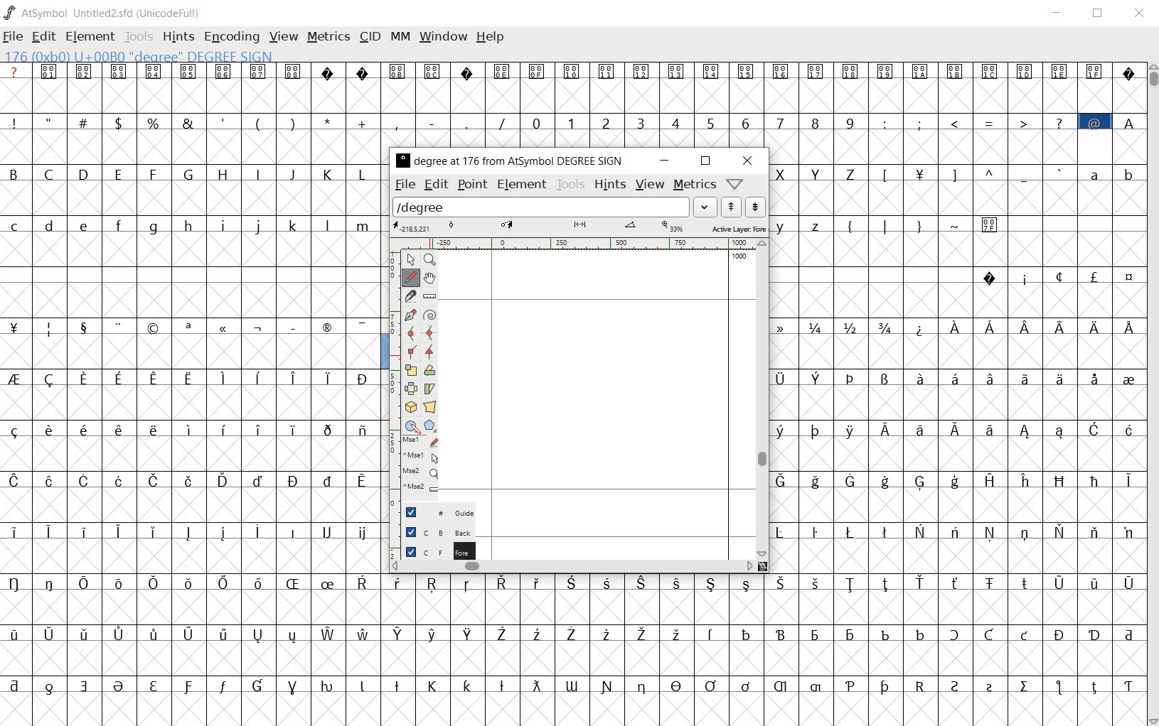  I want to click on mse1 mse1 mse2 mse2, so click(415, 468).